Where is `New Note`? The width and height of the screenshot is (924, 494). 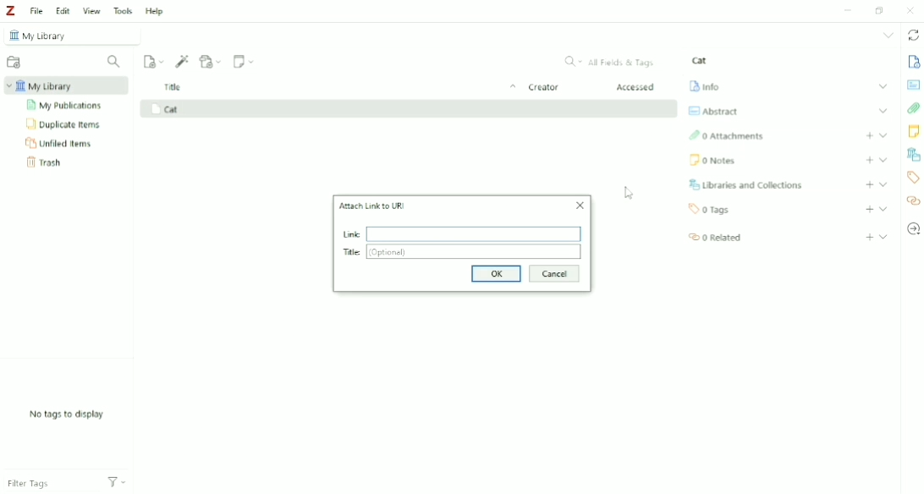 New Note is located at coordinates (245, 61).